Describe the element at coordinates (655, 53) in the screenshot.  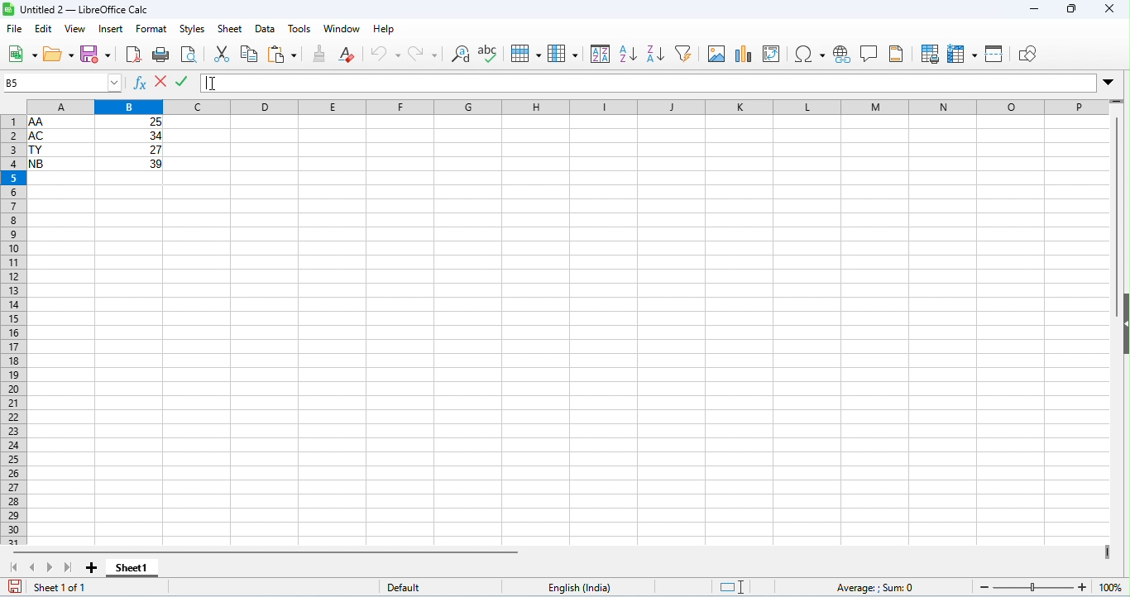
I see `sort descending` at that location.